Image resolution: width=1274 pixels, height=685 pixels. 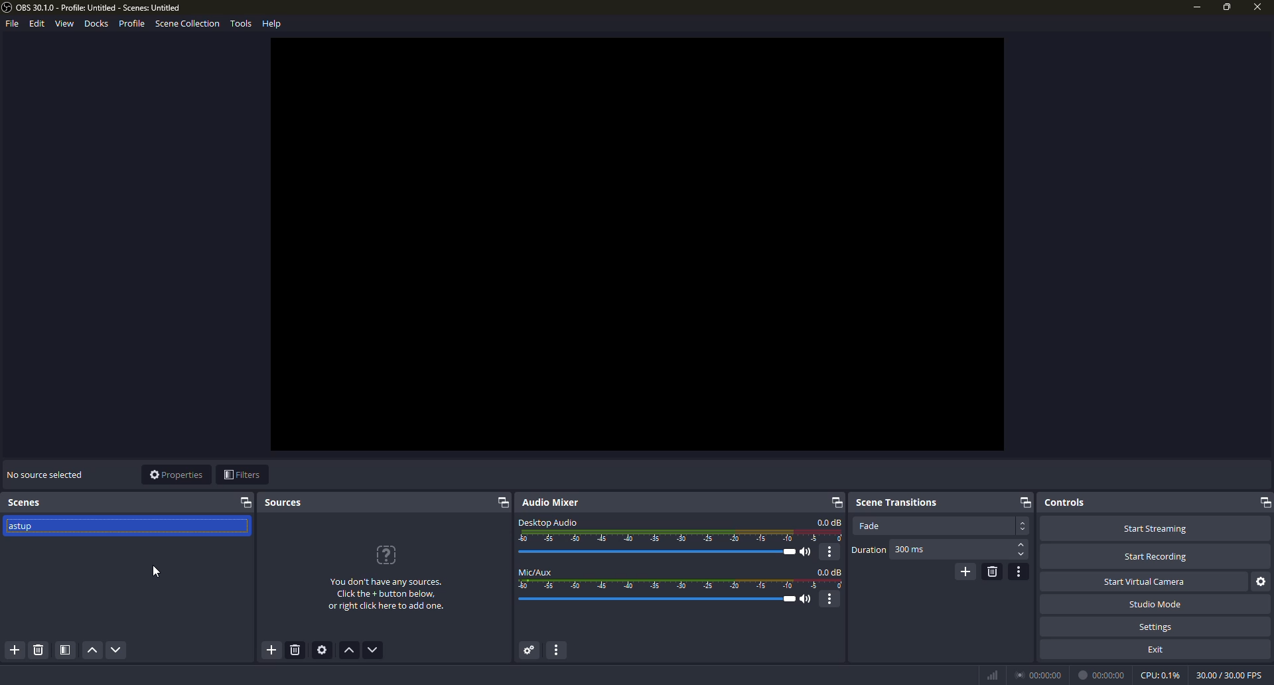 I want to click on range select, so click(x=681, y=585).